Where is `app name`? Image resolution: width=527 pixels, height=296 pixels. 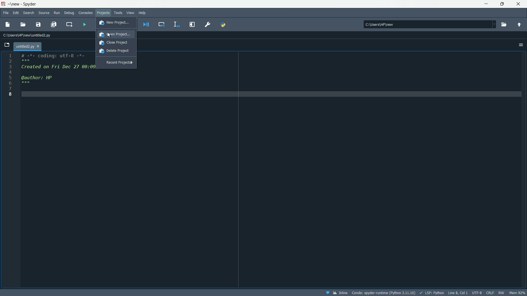 app name is located at coordinates (21, 4).